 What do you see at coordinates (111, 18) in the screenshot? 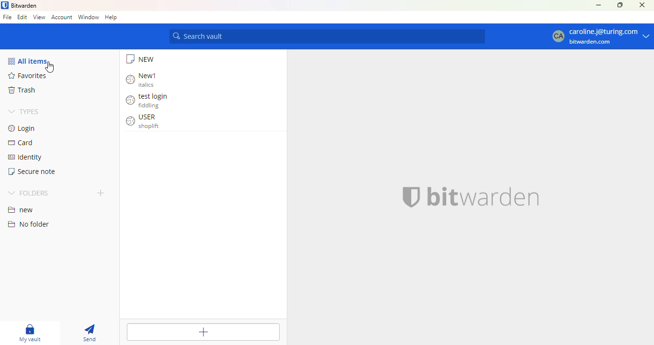
I see `help` at bounding box center [111, 18].